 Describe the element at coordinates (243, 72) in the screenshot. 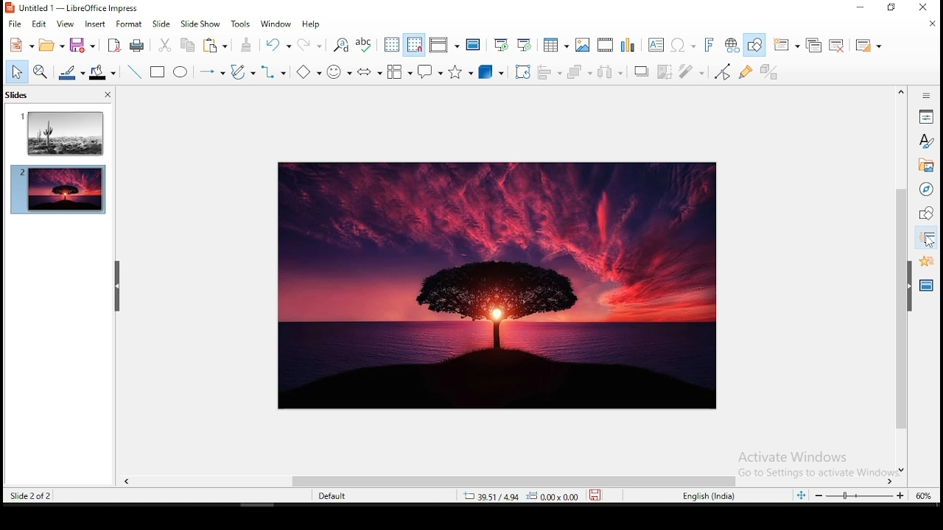

I see `curves and polygons` at that location.